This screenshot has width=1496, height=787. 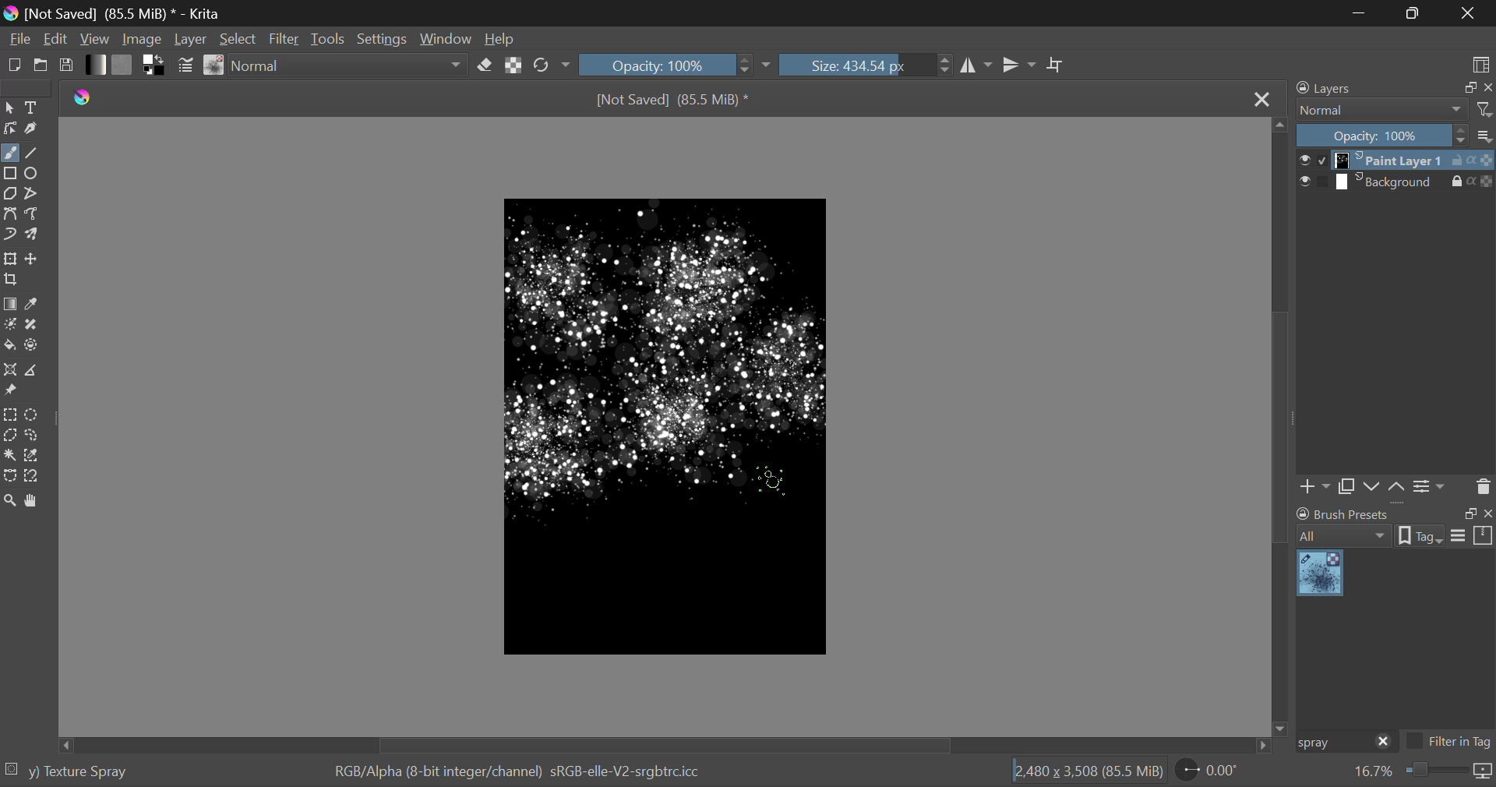 I want to click on Edit, so click(x=56, y=38).